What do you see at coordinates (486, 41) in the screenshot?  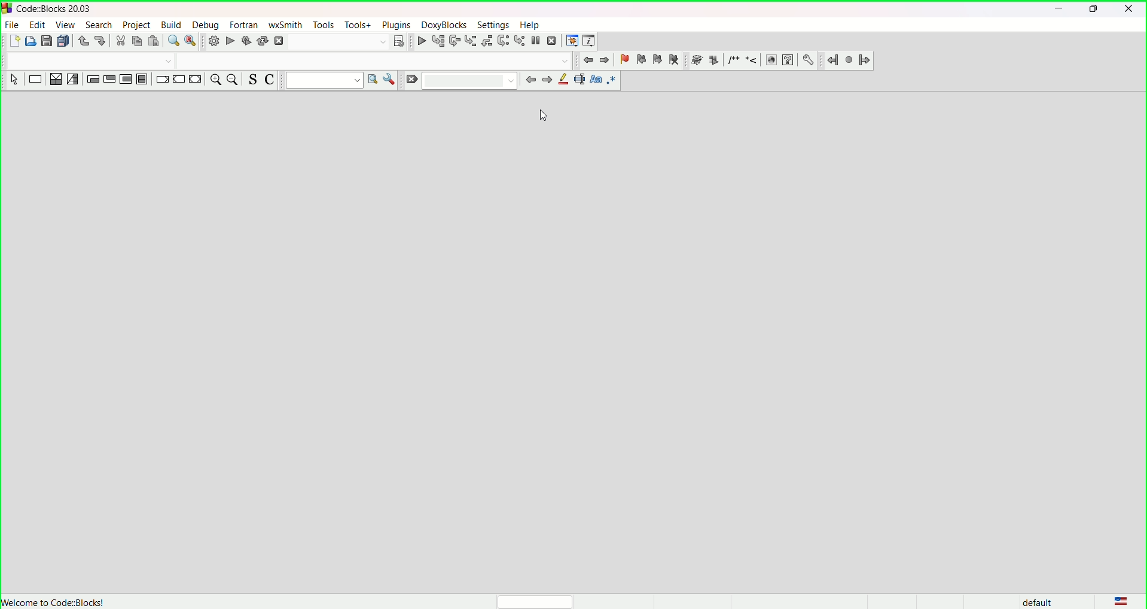 I see `step out` at bounding box center [486, 41].